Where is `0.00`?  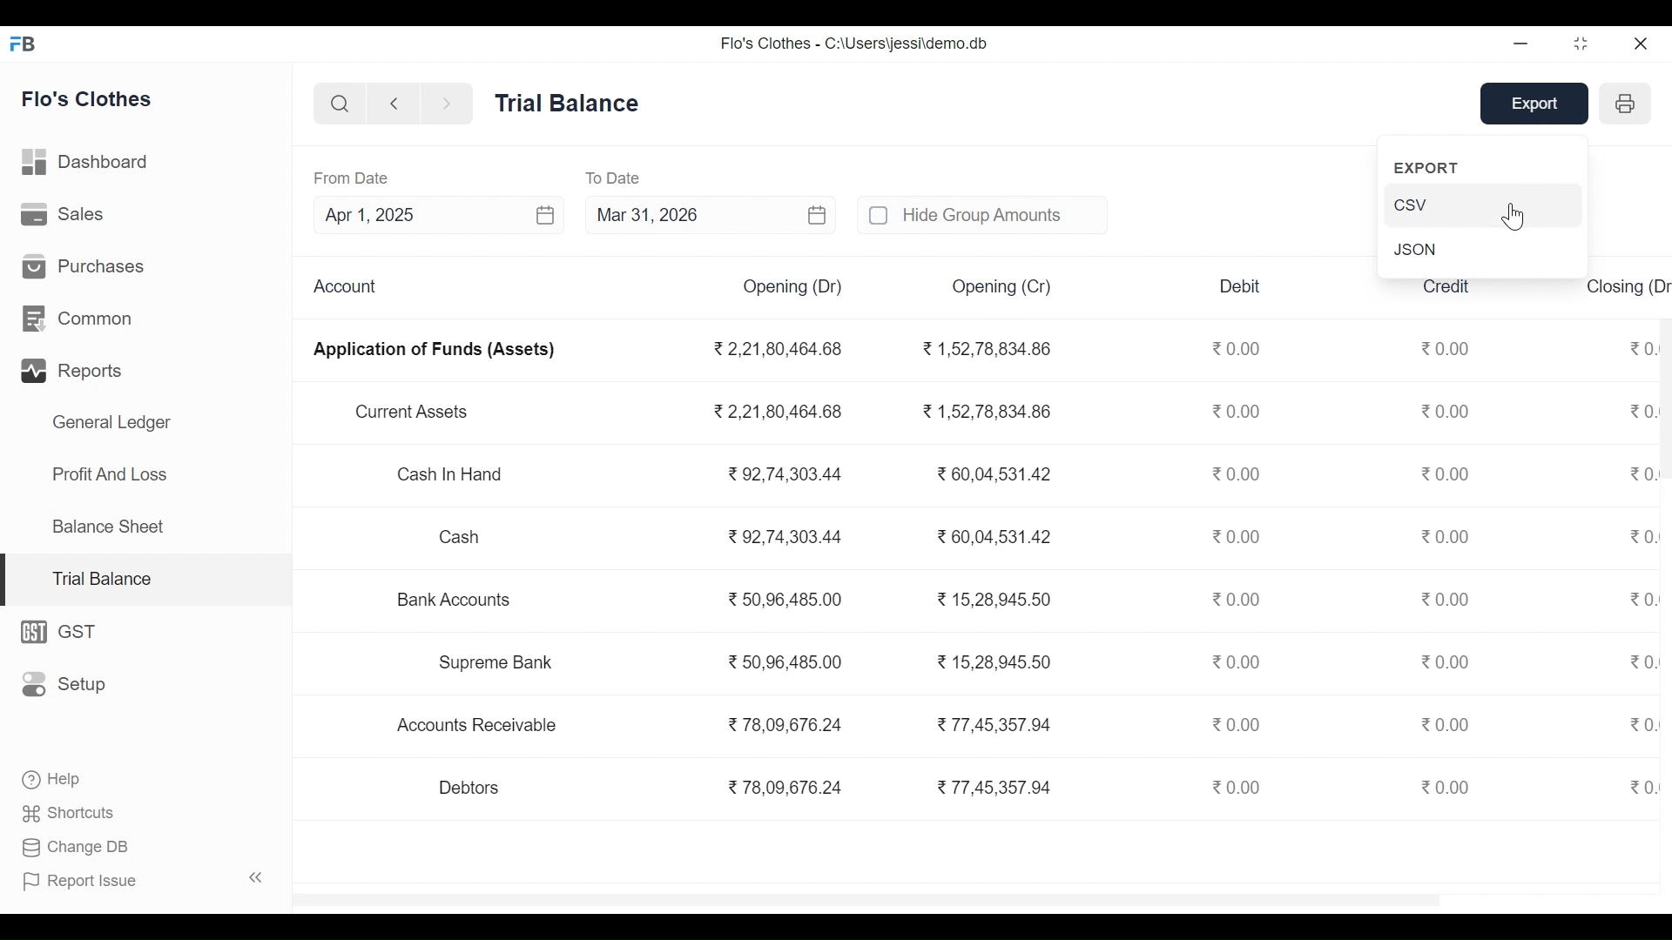 0.00 is located at coordinates (1447, 598).